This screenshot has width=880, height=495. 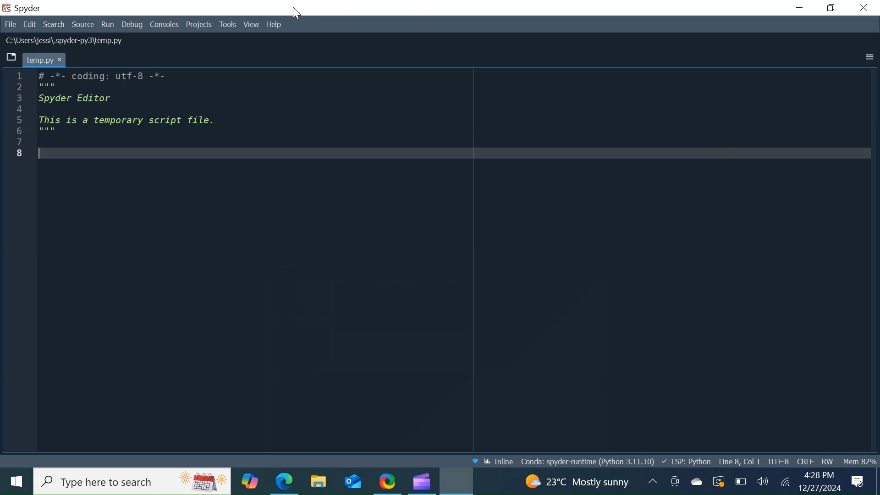 I want to click on Cursor, so click(x=298, y=12).